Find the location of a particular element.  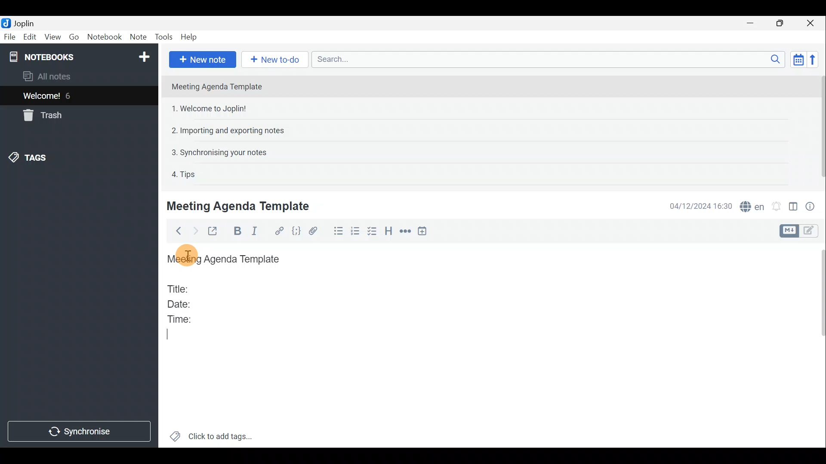

Note properties is located at coordinates (813, 206).